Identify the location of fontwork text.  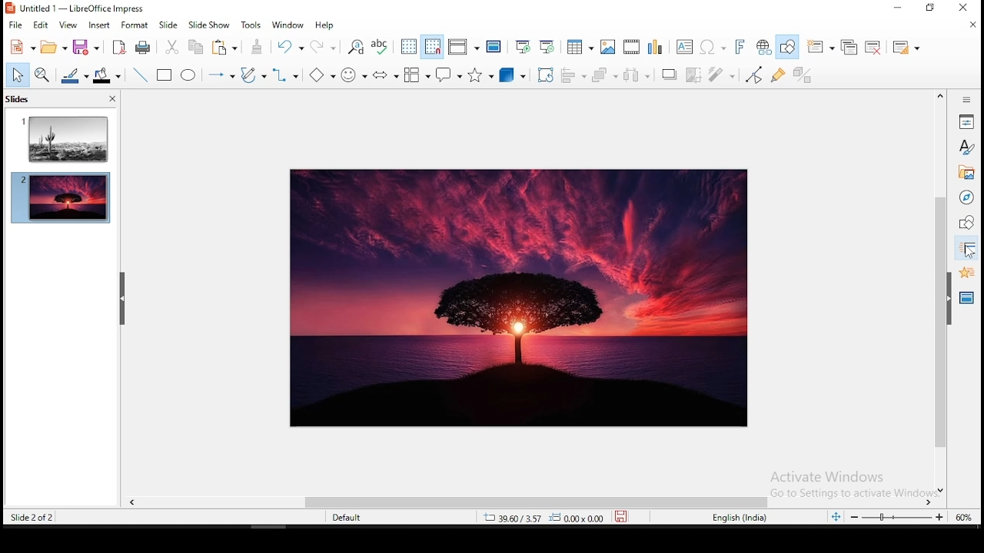
(739, 47).